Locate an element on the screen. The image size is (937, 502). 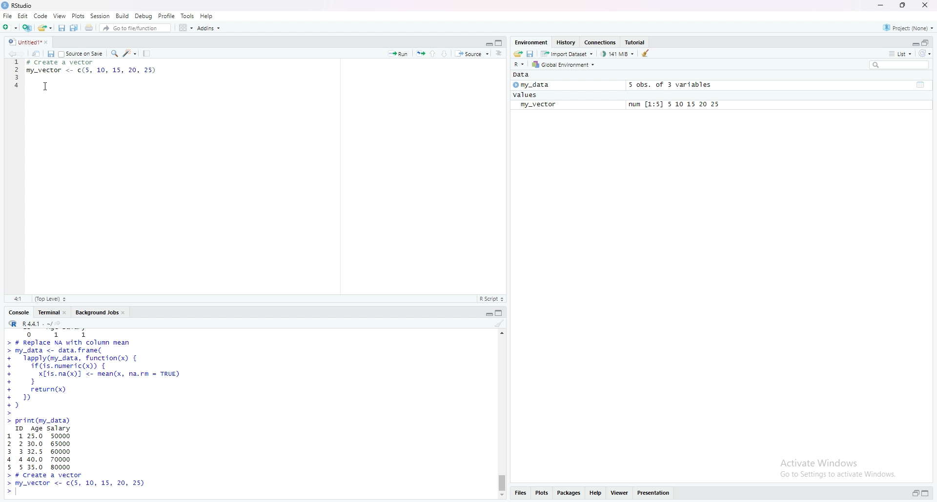
expand is located at coordinates (488, 44).